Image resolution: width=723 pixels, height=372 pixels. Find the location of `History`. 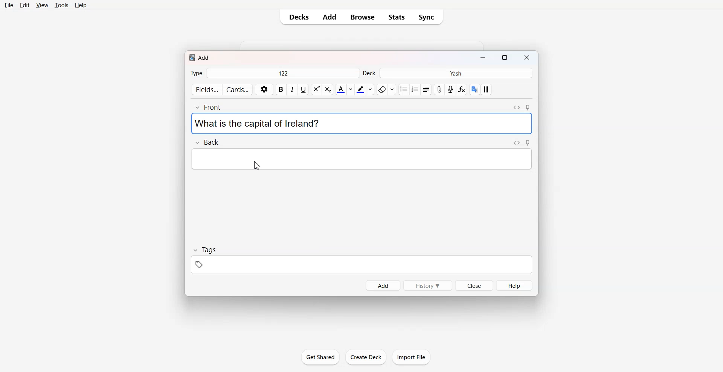

History is located at coordinates (427, 285).